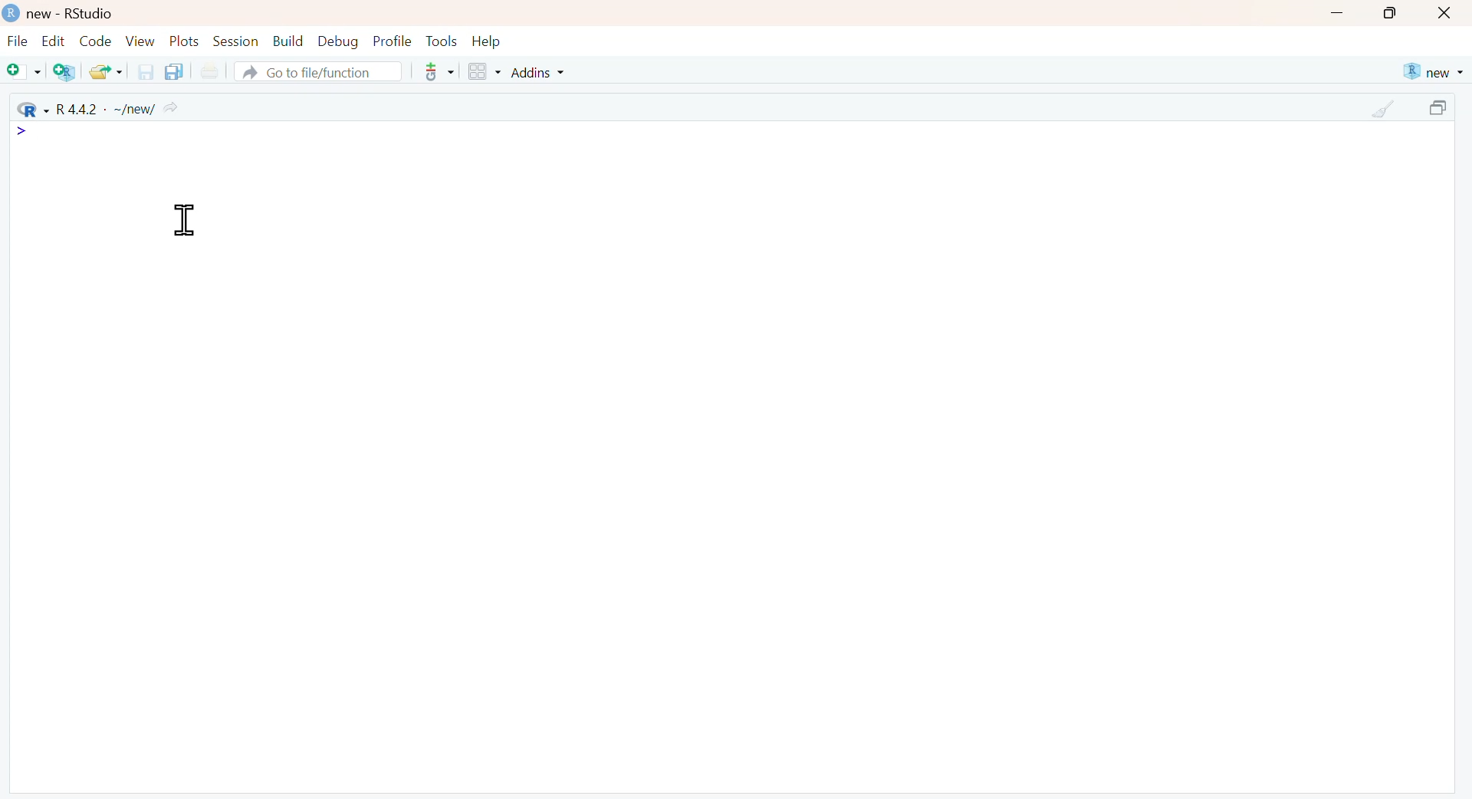 This screenshot has height=799, width=1472. I want to click on Plots, so click(186, 41).